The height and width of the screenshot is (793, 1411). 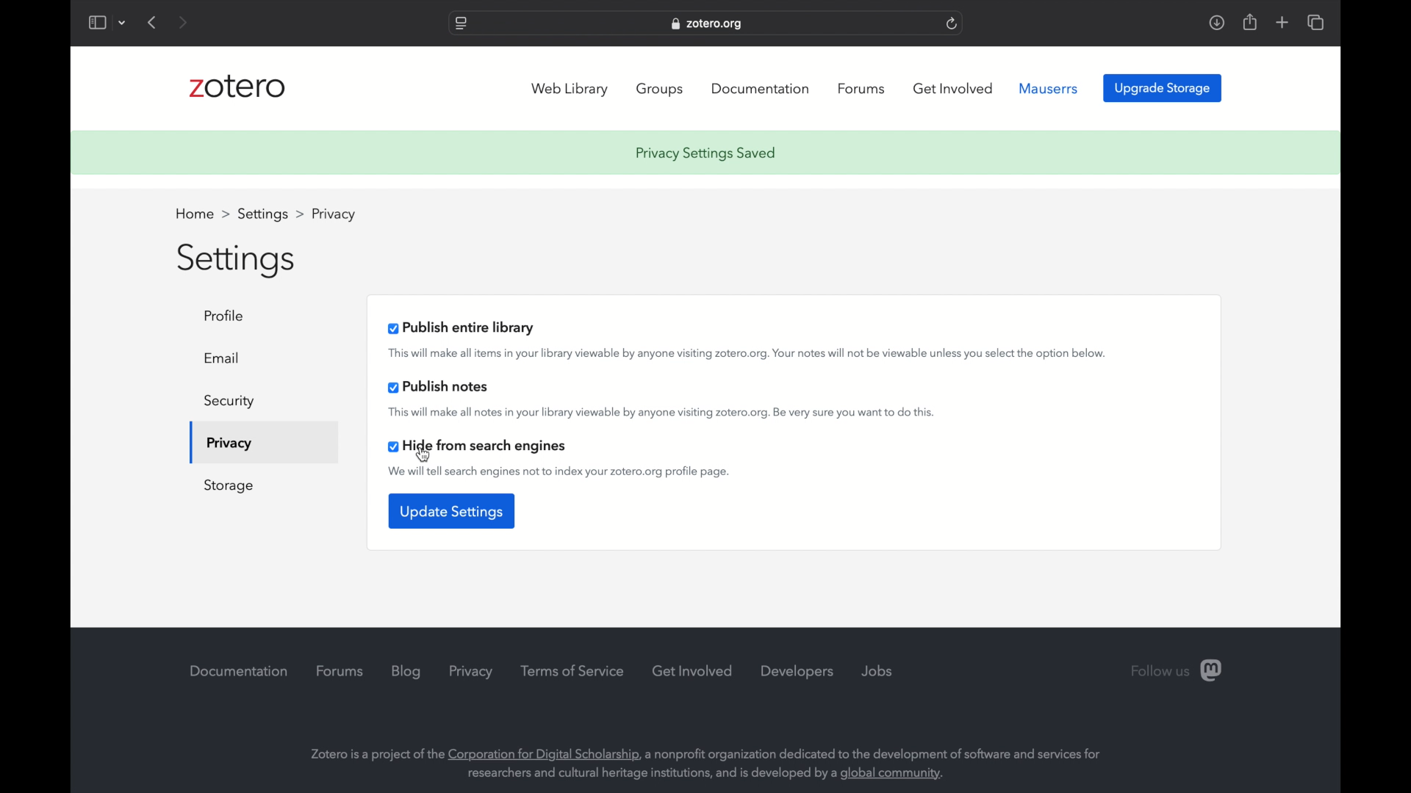 I want to click on this will make all notes in your library viewable by anyone visiting, so click(x=661, y=413).